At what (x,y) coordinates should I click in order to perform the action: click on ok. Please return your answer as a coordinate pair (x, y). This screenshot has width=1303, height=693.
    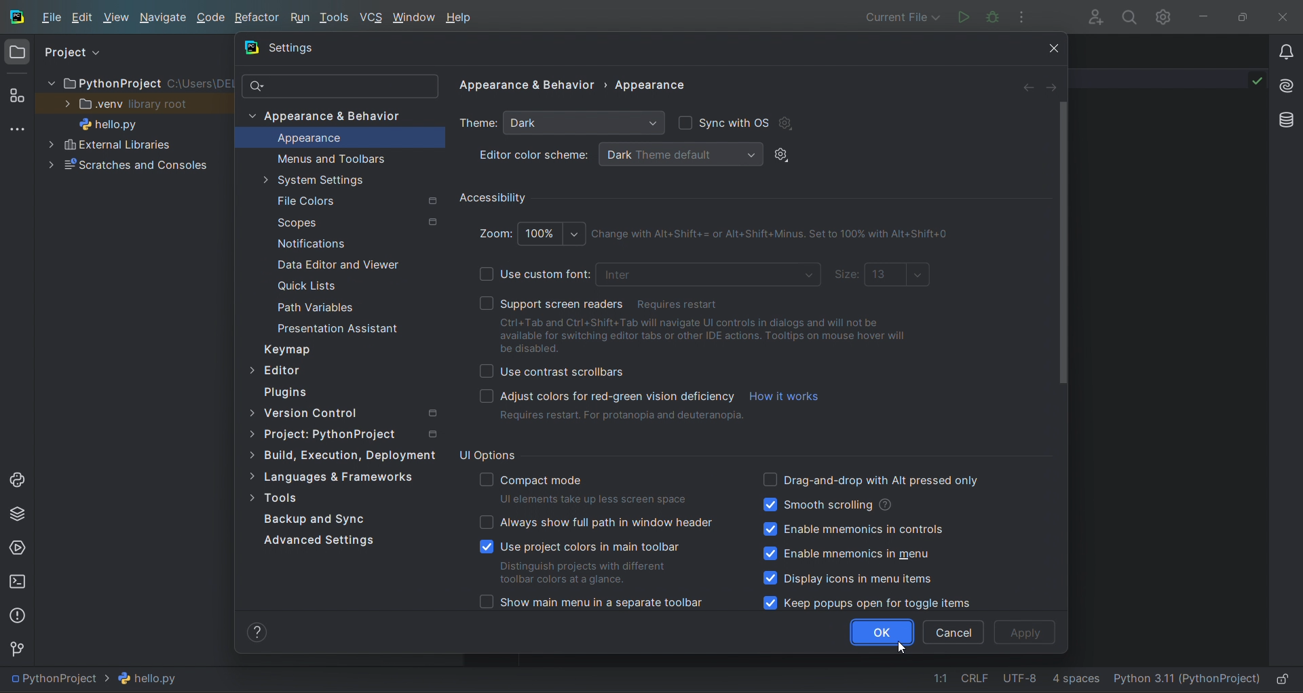
    Looking at the image, I should click on (880, 633).